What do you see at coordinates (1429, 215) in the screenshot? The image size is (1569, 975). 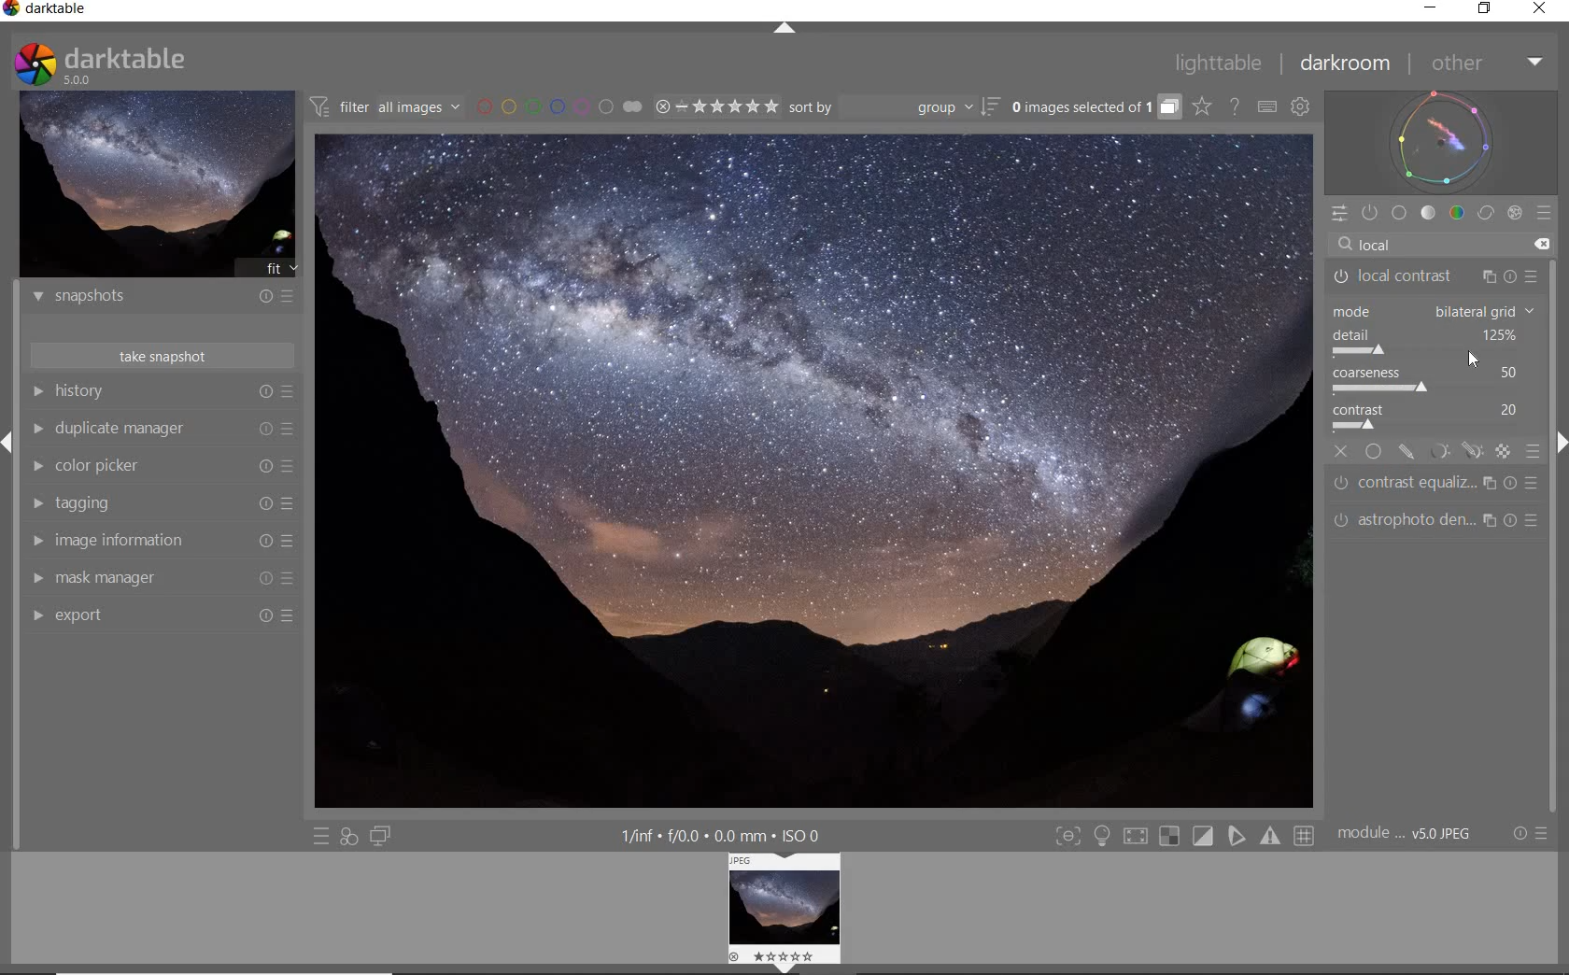 I see `TONE` at bounding box center [1429, 215].